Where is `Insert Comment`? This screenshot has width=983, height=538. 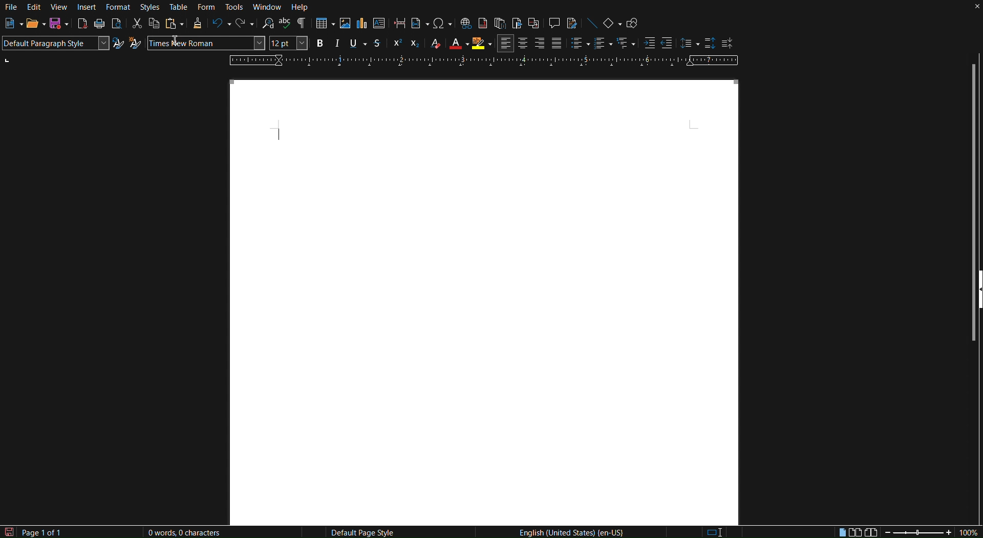 Insert Comment is located at coordinates (552, 25).